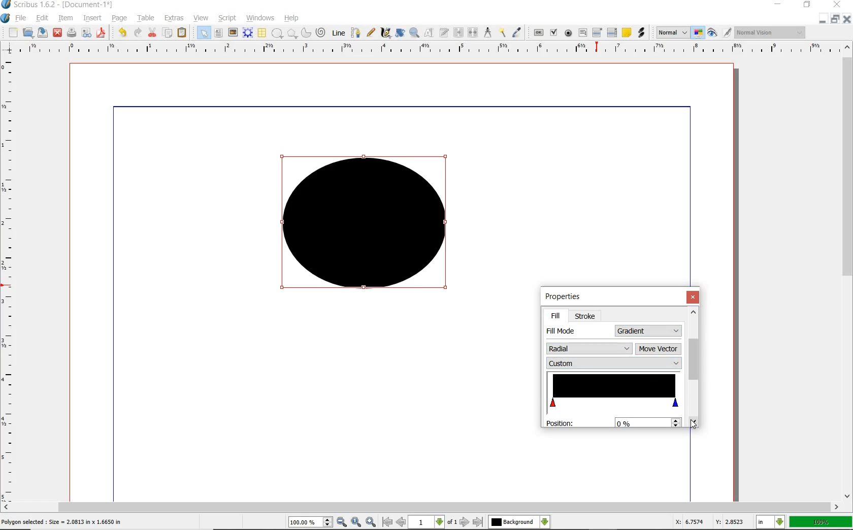 The width and height of the screenshot is (853, 530). Describe the element at coordinates (424, 50) in the screenshot. I see `RULER` at that location.